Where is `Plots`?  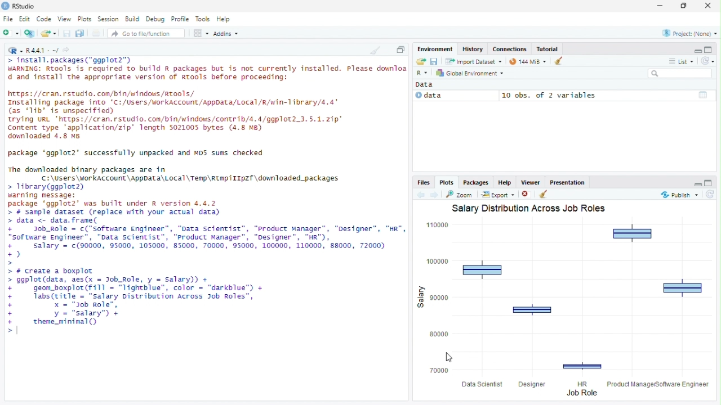
Plots is located at coordinates (84, 19).